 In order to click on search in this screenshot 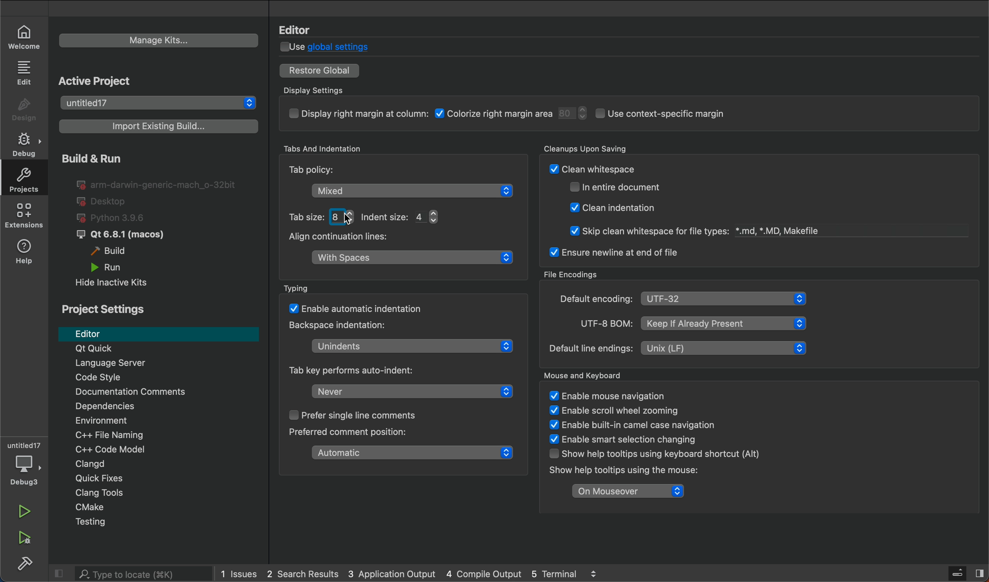, I will do `click(131, 573)`.